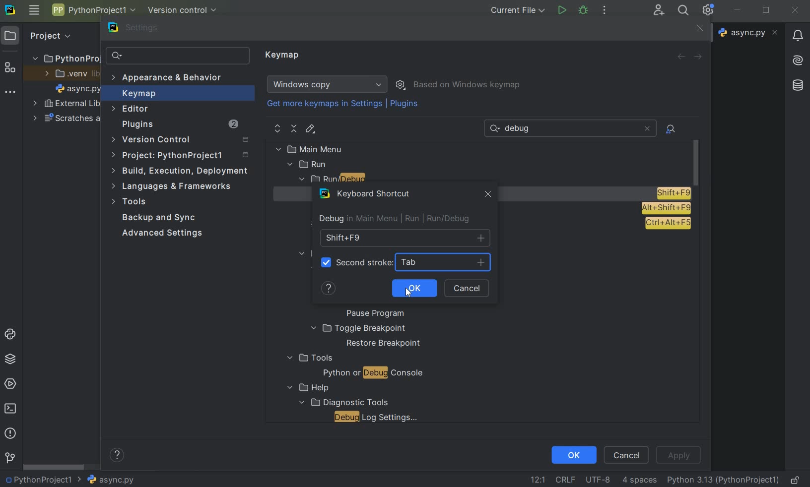 Image resolution: width=810 pixels, height=487 pixels. Describe the element at coordinates (402, 84) in the screenshot. I see `show scheme actions` at that location.